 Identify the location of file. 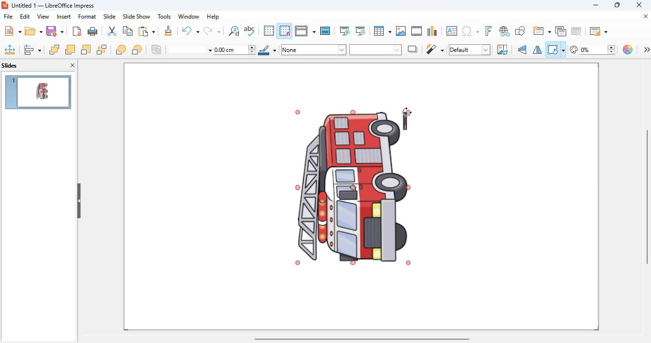
(9, 16).